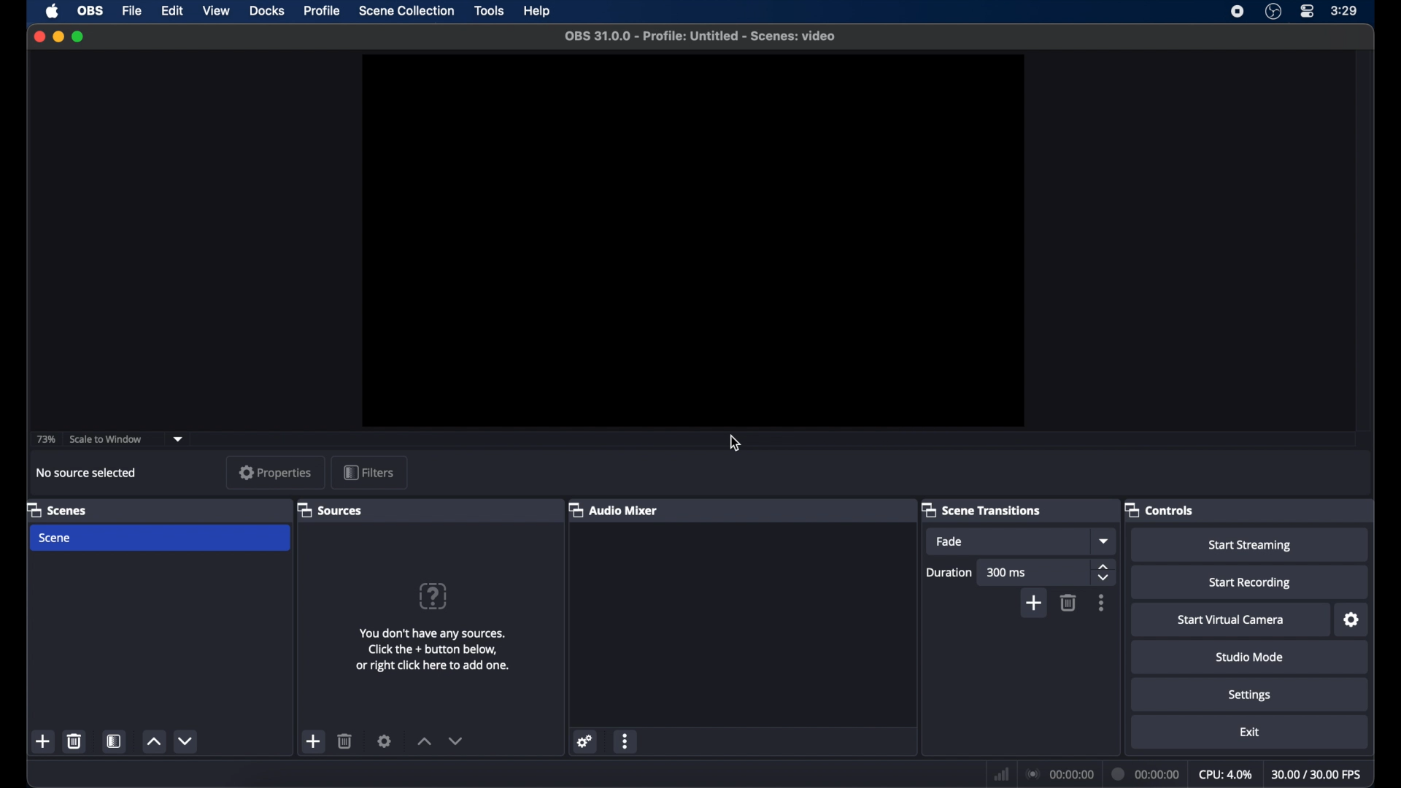 This screenshot has width=1401, height=788. I want to click on info, so click(433, 649).